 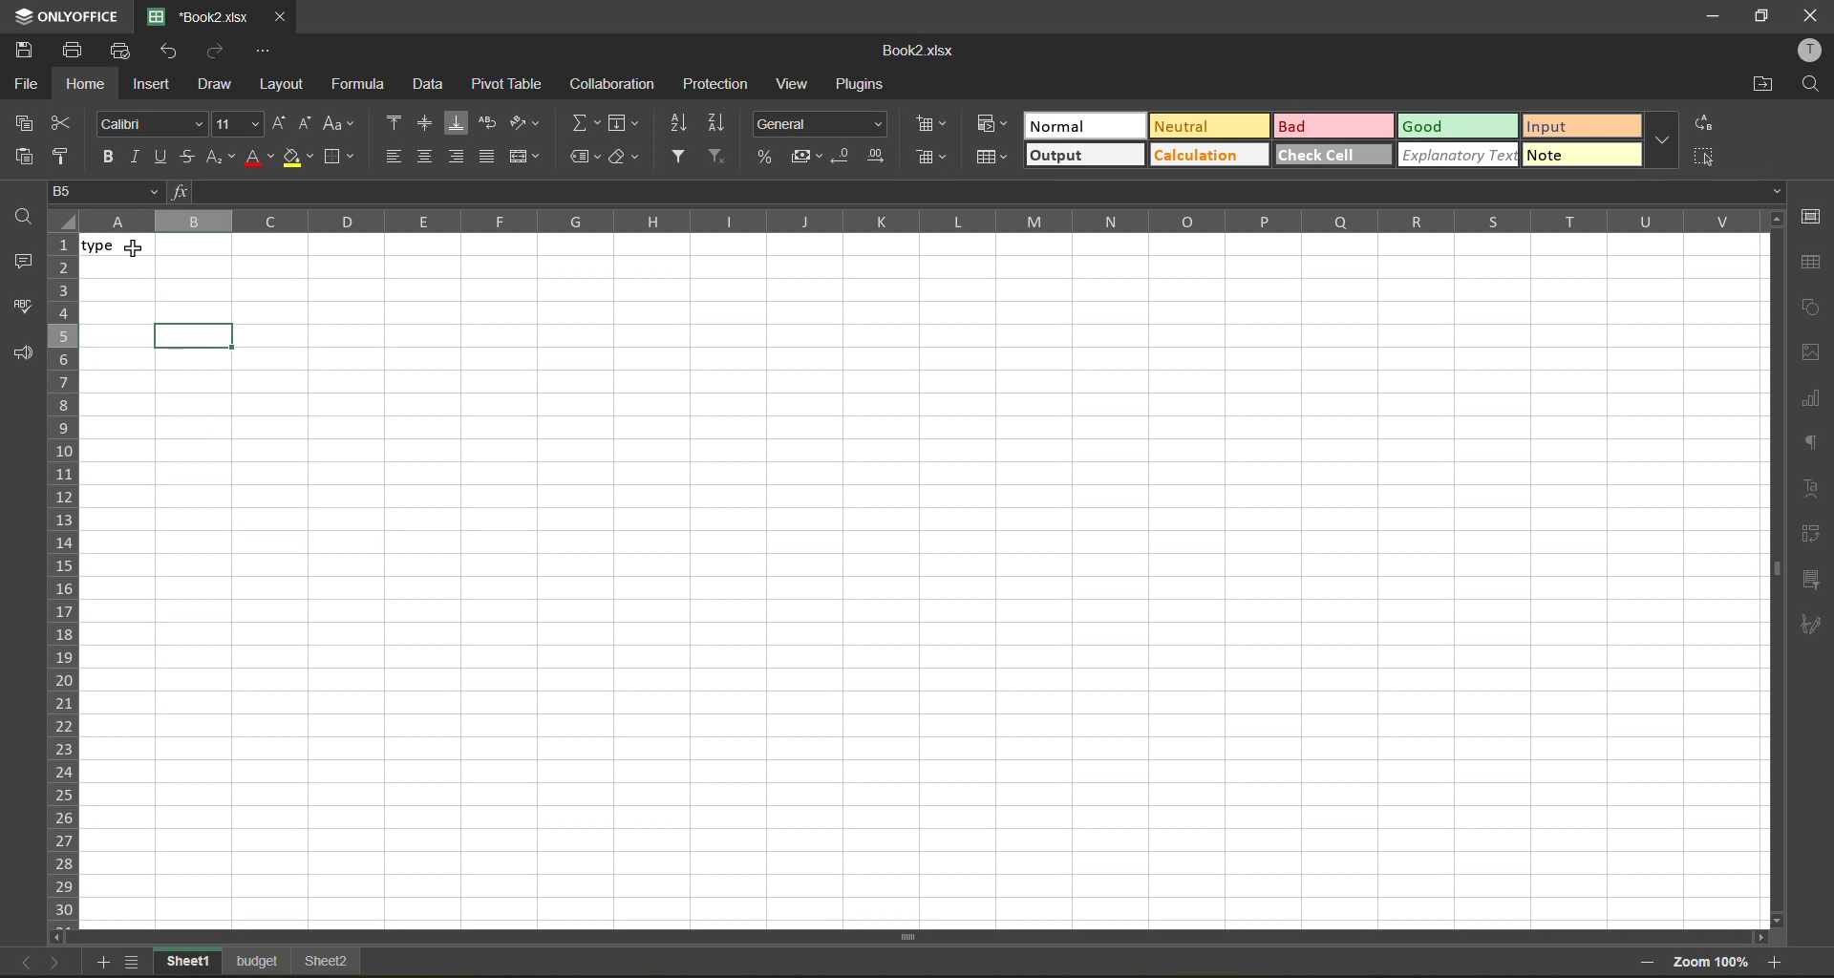 I want to click on copy, so click(x=29, y=123).